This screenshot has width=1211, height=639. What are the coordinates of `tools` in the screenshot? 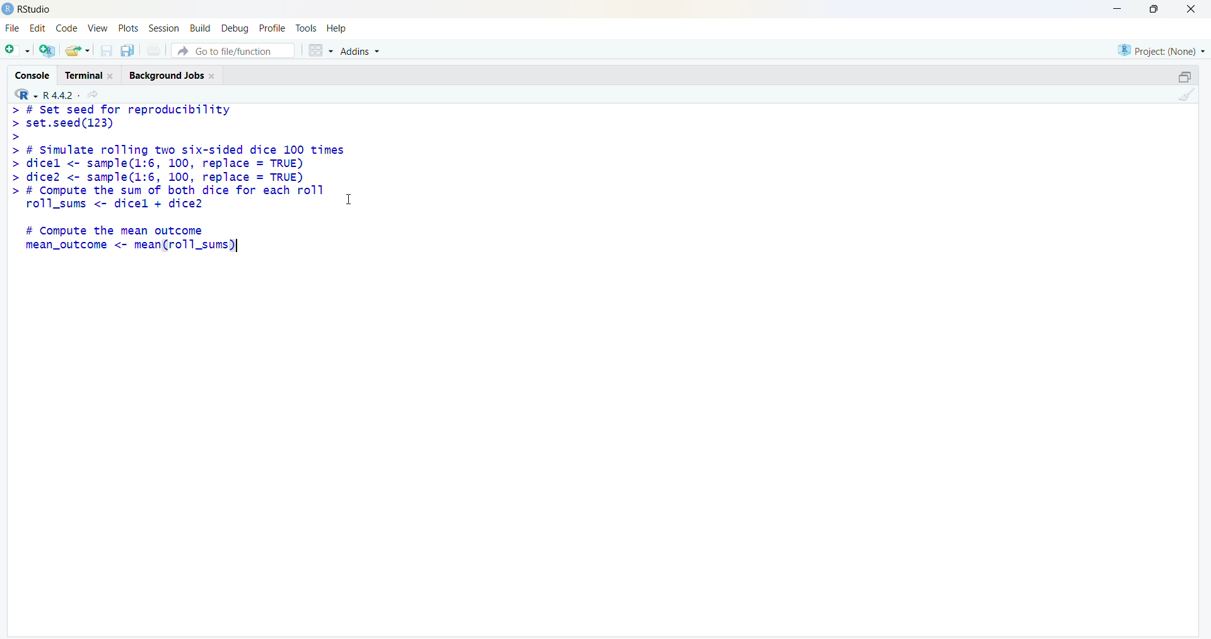 It's located at (307, 29).